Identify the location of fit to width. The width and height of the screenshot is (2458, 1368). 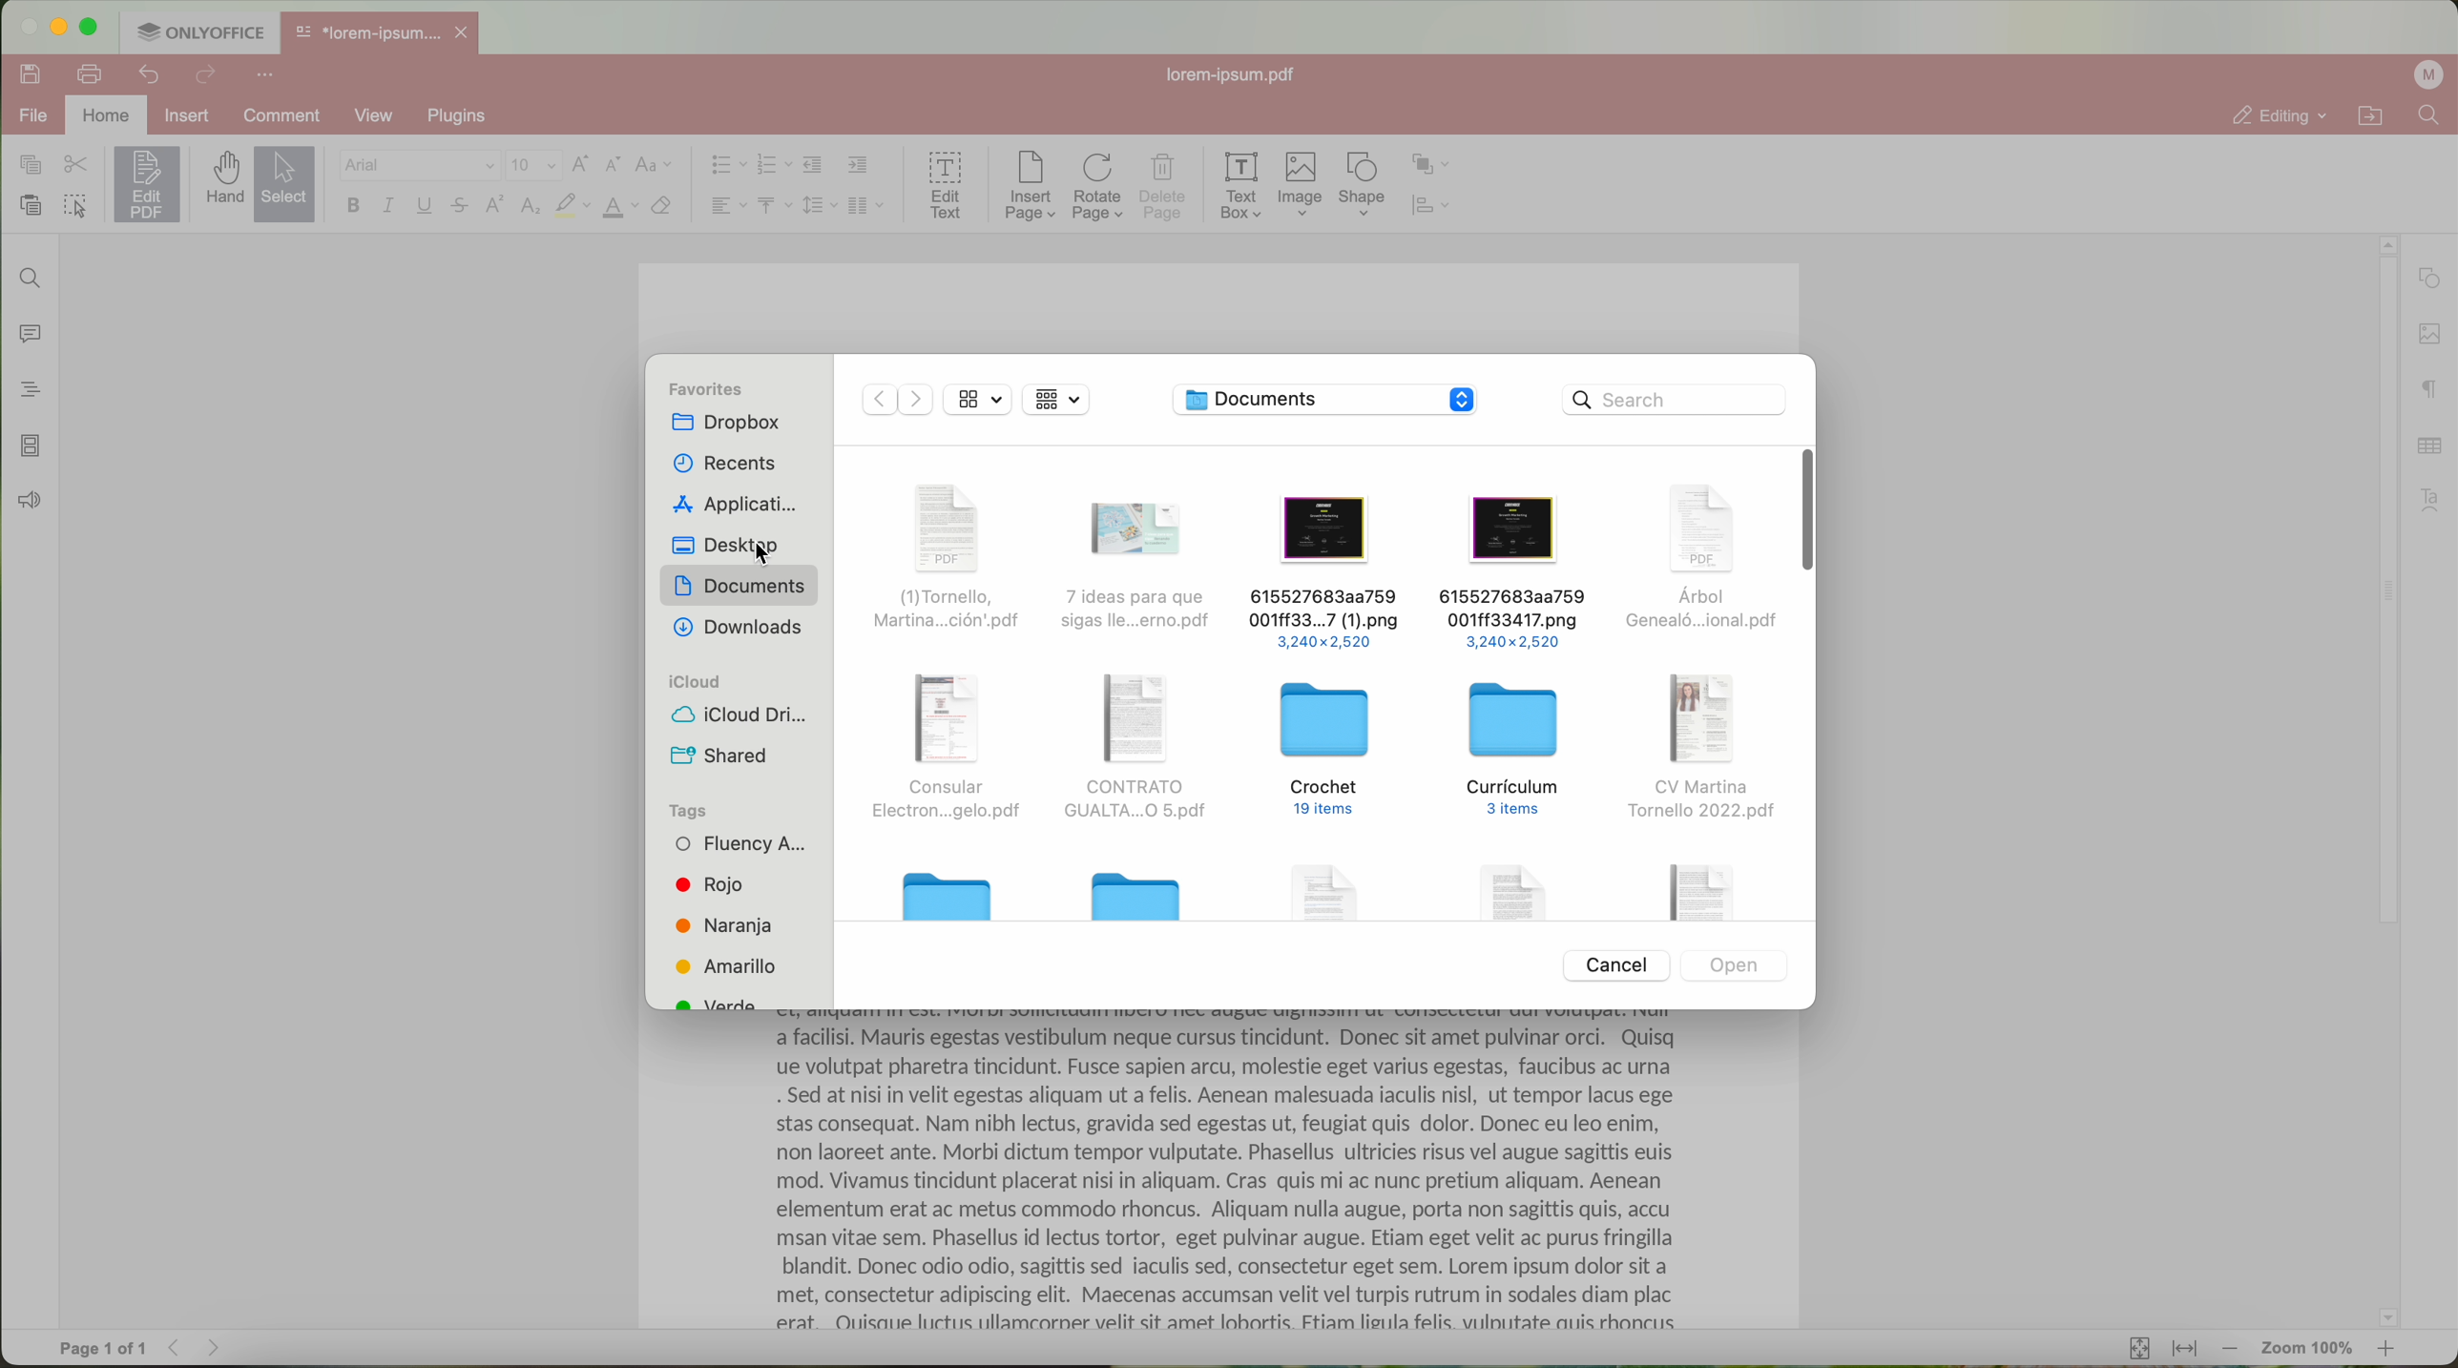
(2184, 1349).